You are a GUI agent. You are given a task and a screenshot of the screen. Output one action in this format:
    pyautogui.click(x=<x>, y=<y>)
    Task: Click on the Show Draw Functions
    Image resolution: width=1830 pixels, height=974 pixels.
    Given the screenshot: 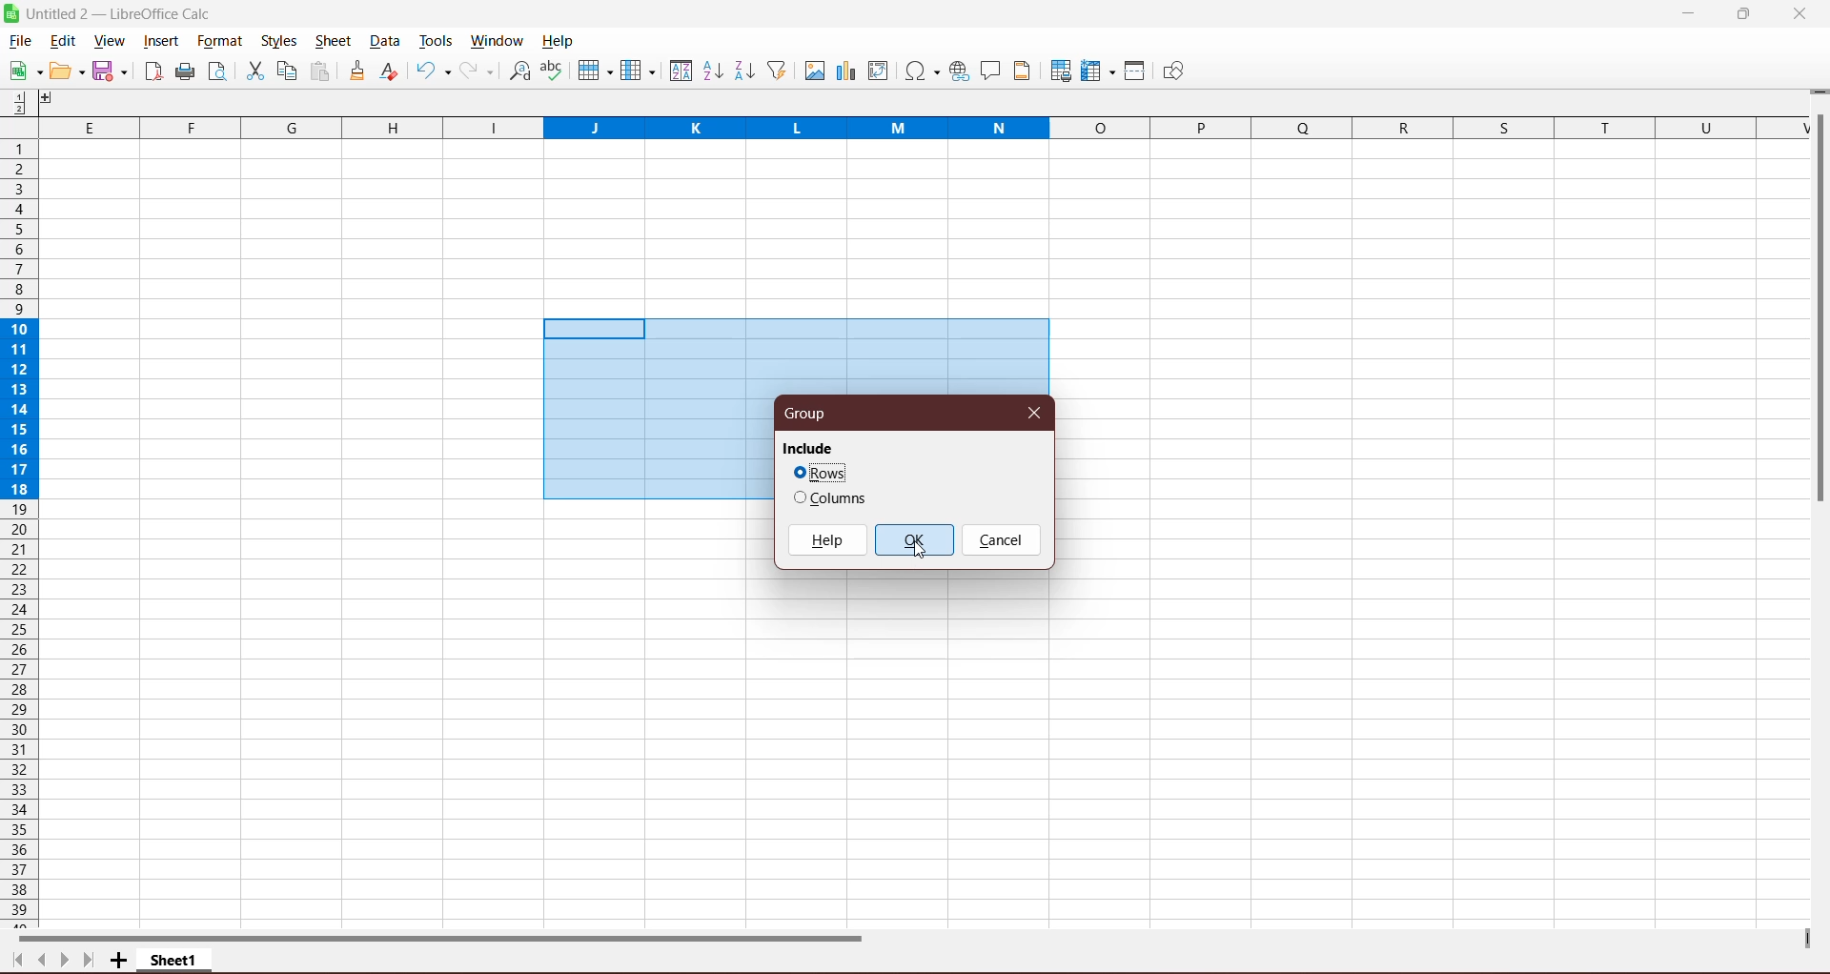 What is the action you would take?
    pyautogui.click(x=1173, y=71)
    